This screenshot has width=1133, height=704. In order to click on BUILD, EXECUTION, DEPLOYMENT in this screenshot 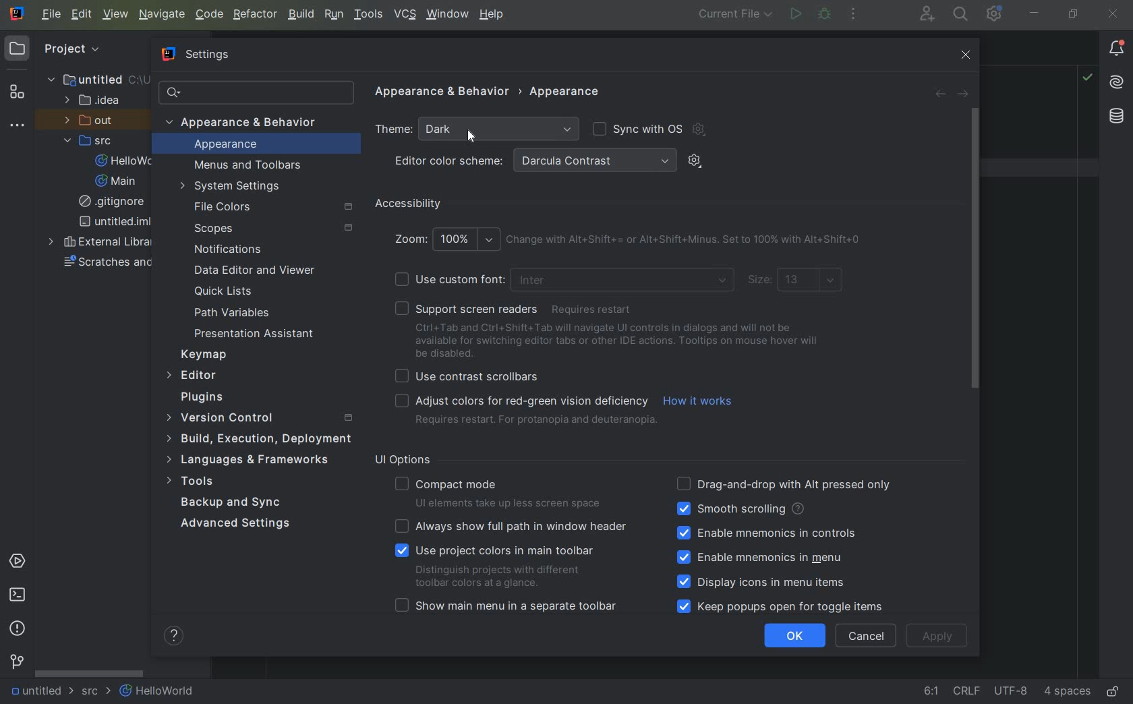, I will do `click(258, 438)`.